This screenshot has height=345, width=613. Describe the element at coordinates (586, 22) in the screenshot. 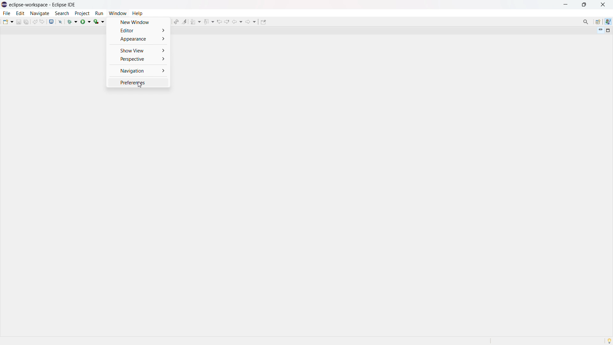

I see `access commands and other items` at that location.